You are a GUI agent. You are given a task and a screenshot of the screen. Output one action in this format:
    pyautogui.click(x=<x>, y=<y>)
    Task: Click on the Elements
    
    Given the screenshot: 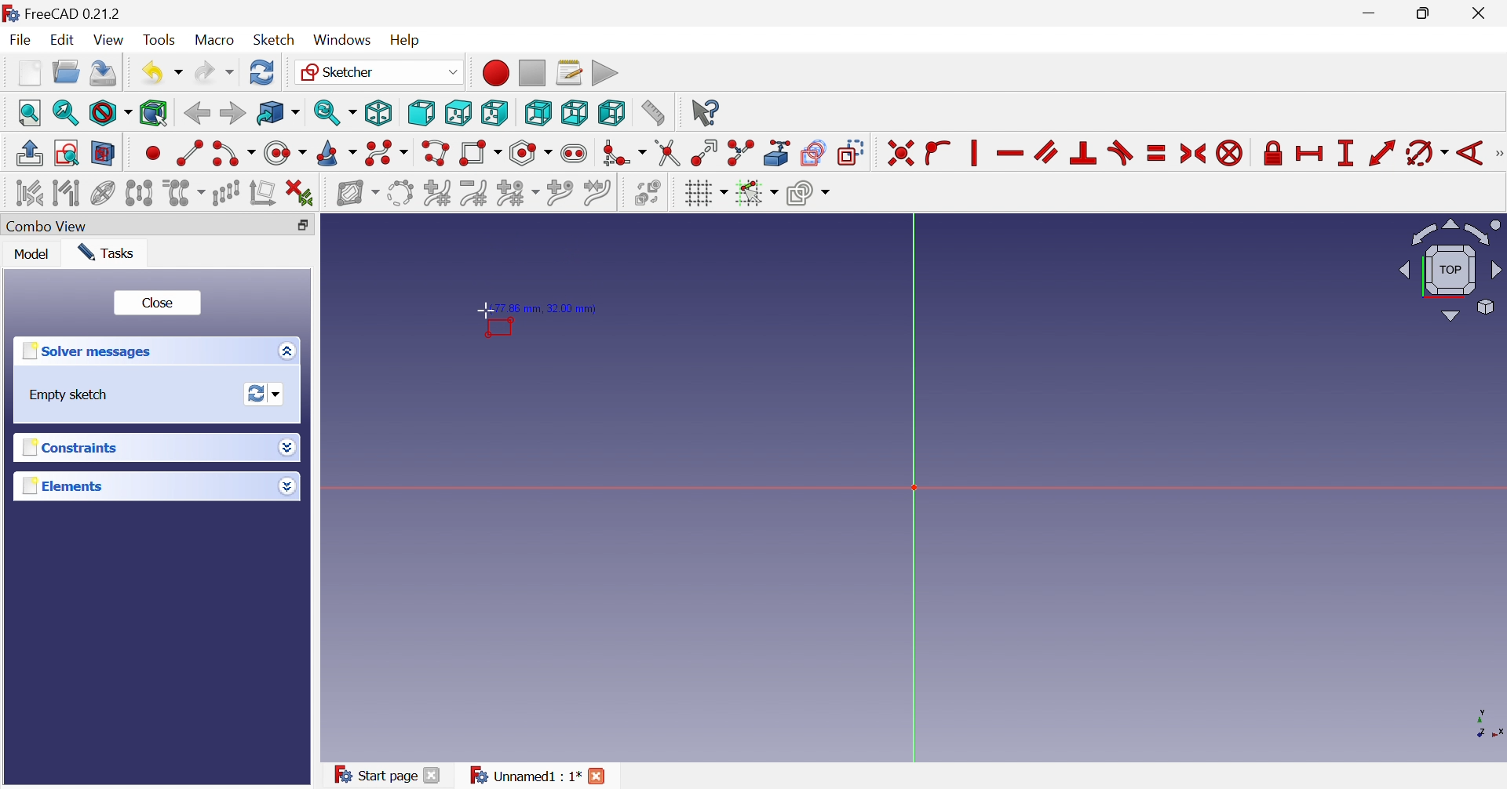 What is the action you would take?
    pyautogui.click(x=62, y=486)
    